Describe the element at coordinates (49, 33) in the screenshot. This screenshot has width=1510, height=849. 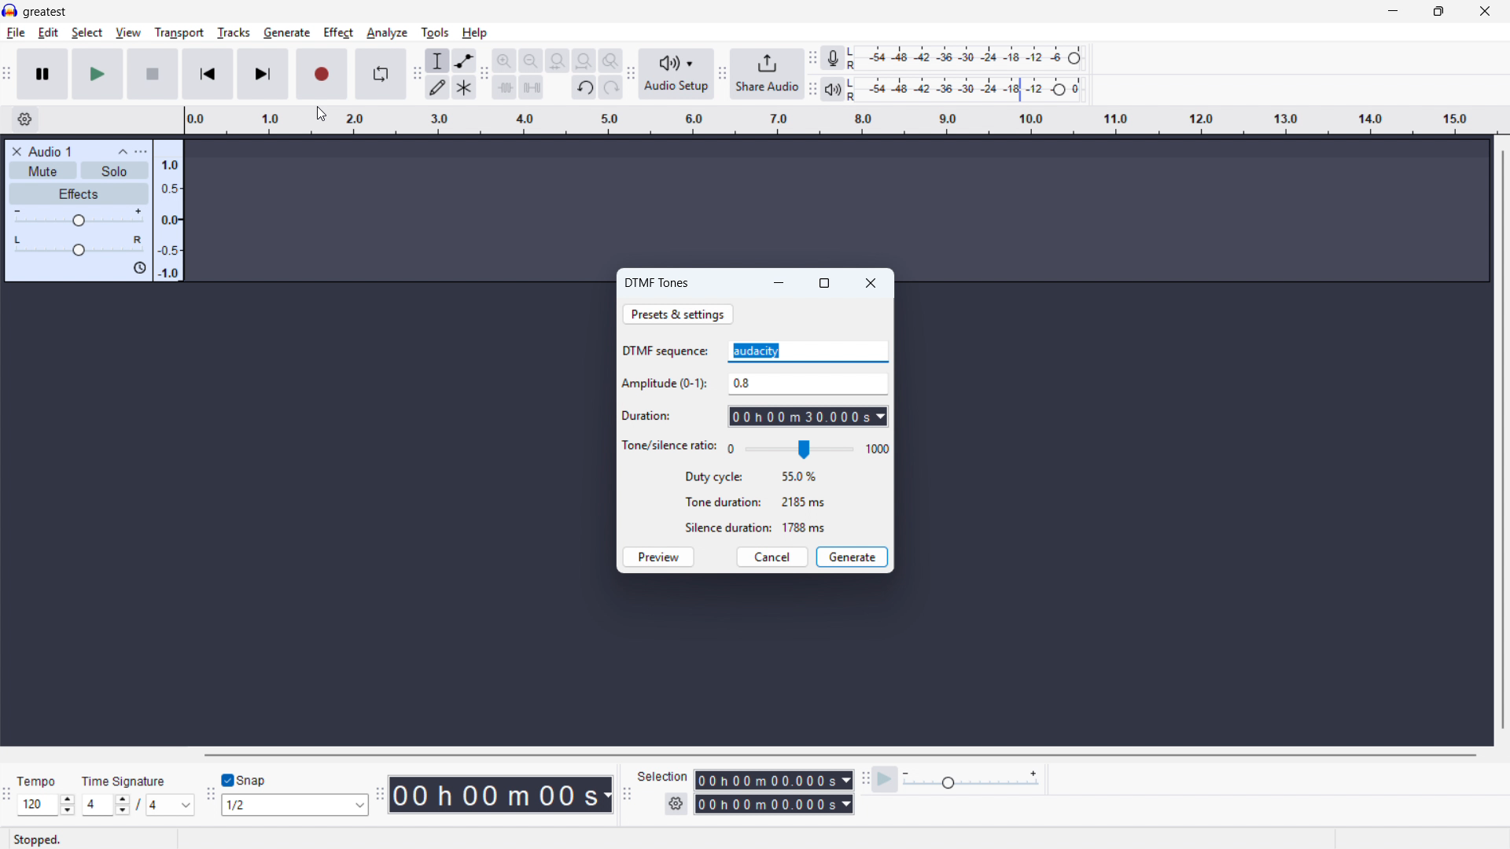
I see `edit` at that location.